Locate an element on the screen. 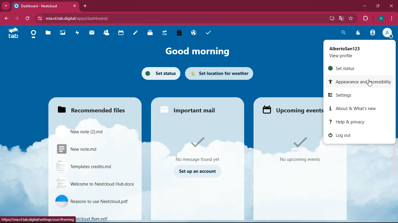 Image resolution: width=398 pixels, height=223 pixels. view site information is located at coordinates (40, 19).